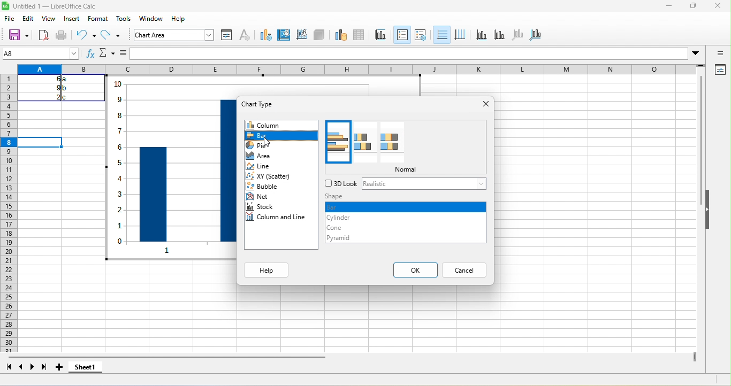 The width and height of the screenshot is (731, 386). What do you see at coordinates (269, 270) in the screenshot?
I see `help` at bounding box center [269, 270].